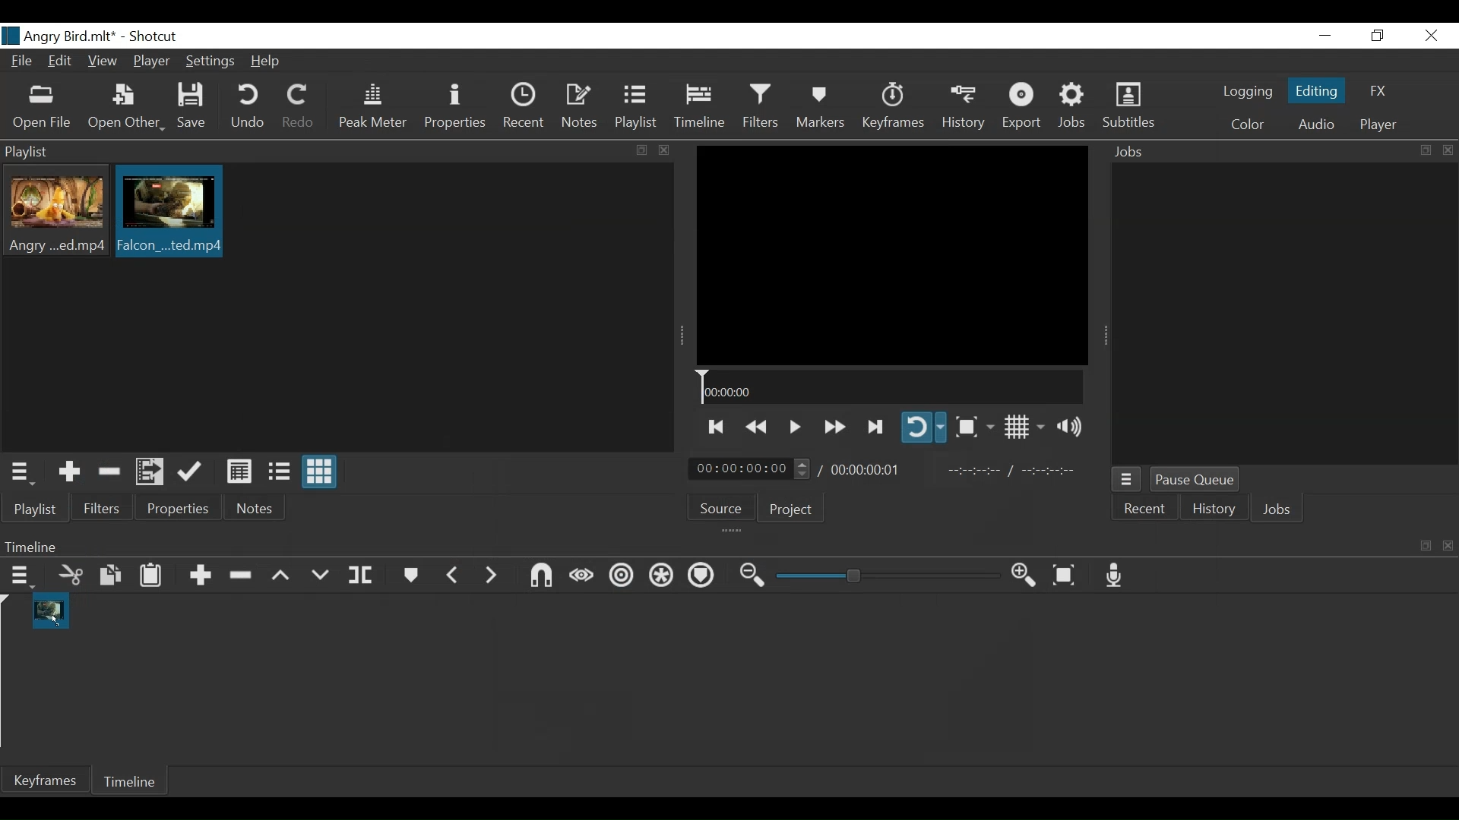 The width and height of the screenshot is (1459, 820). What do you see at coordinates (43, 109) in the screenshot?
I see `Open File` at bounding box center [43, 109].